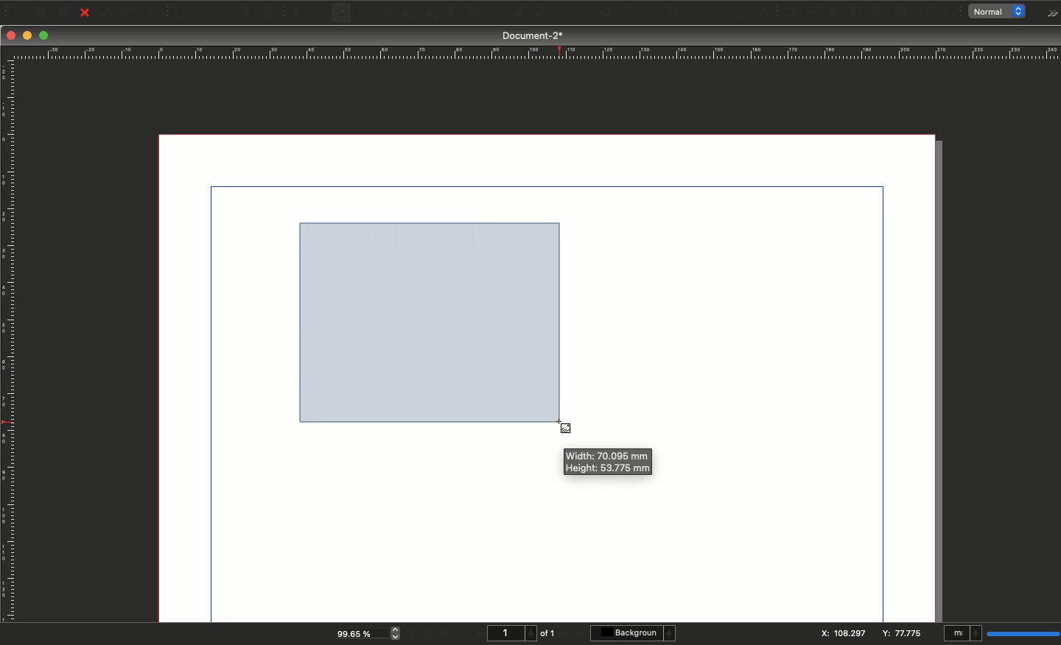 The height and width of the screenshot is (645, 1061). I want to click on PDF text field, so click(855, 13).